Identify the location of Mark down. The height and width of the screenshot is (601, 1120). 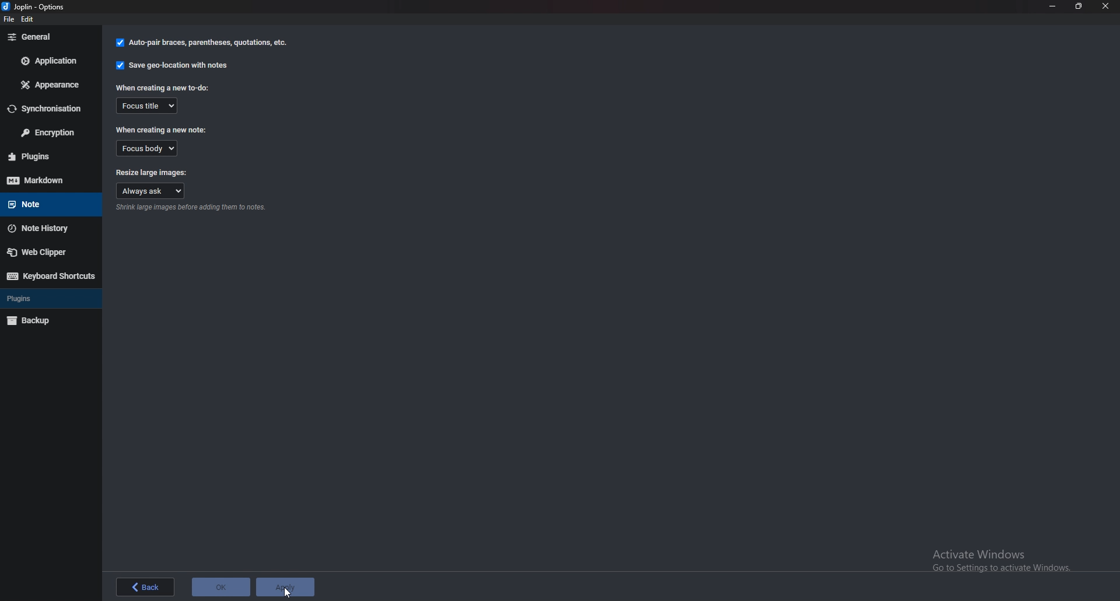
(45, 180).